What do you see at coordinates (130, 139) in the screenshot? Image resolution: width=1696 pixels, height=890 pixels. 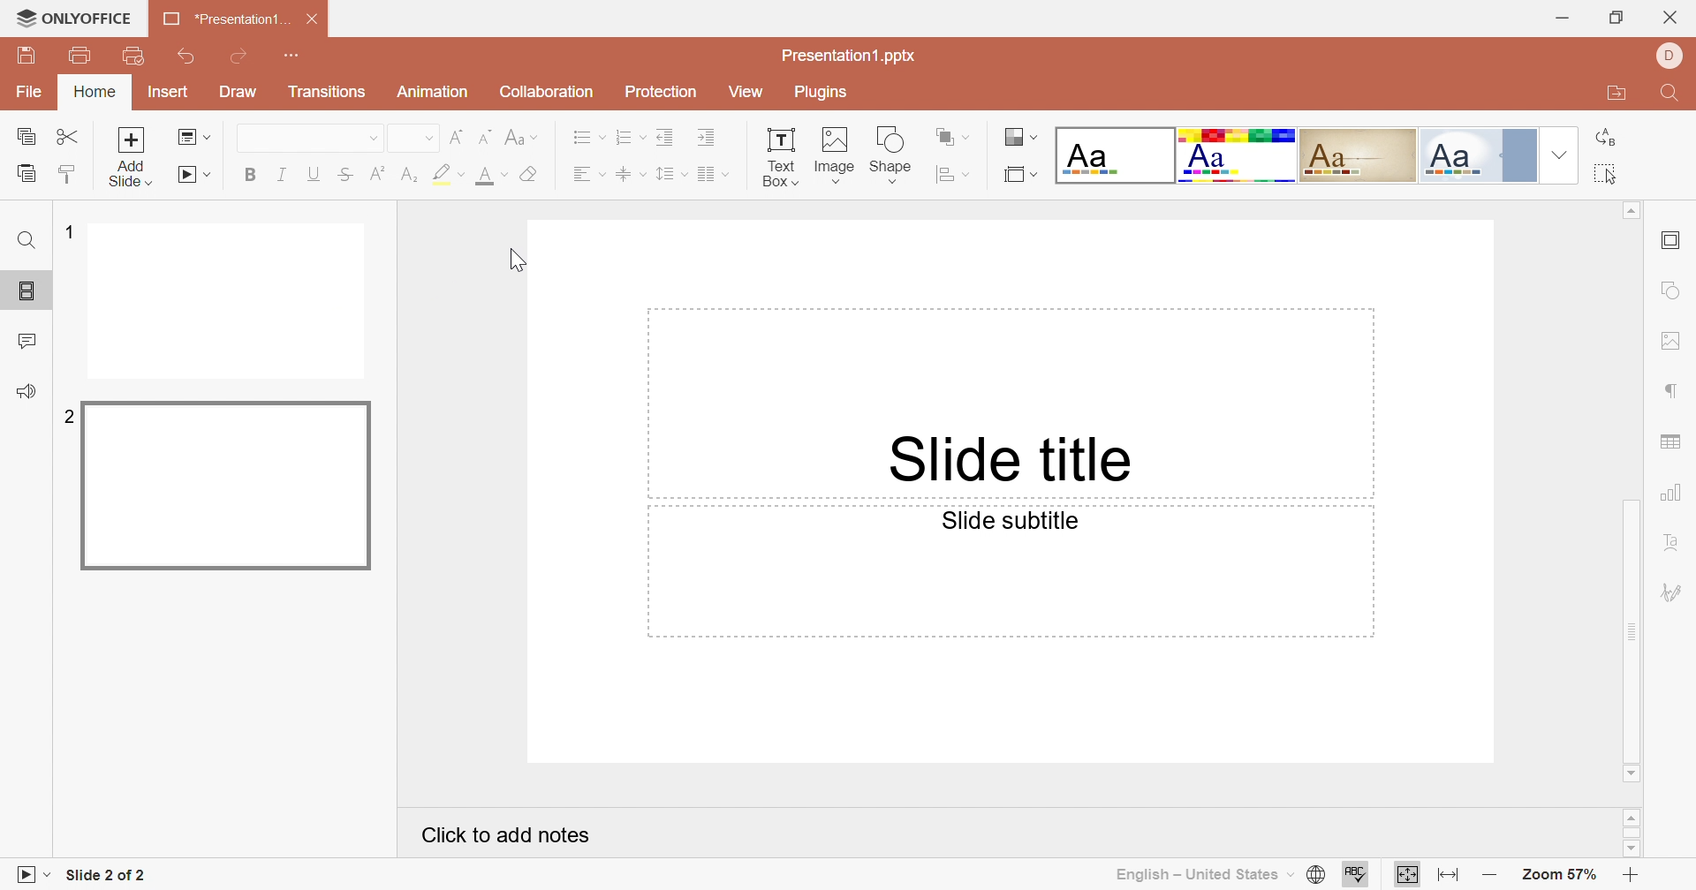 I see `Add slide` at bounding box center [130, 139].